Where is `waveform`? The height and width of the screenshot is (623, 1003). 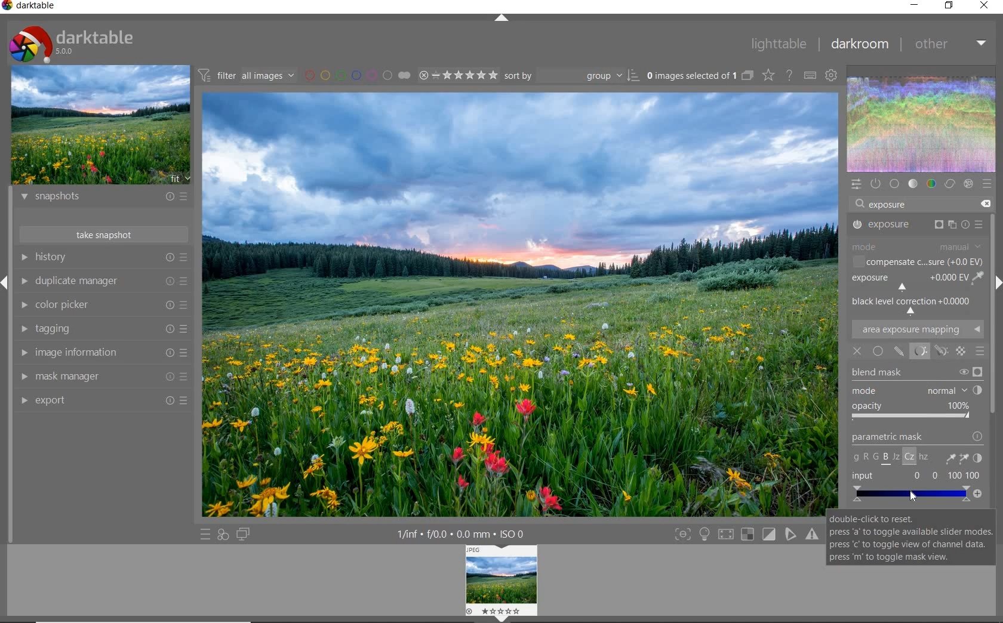 waveform is located at coordinates (922, 124).